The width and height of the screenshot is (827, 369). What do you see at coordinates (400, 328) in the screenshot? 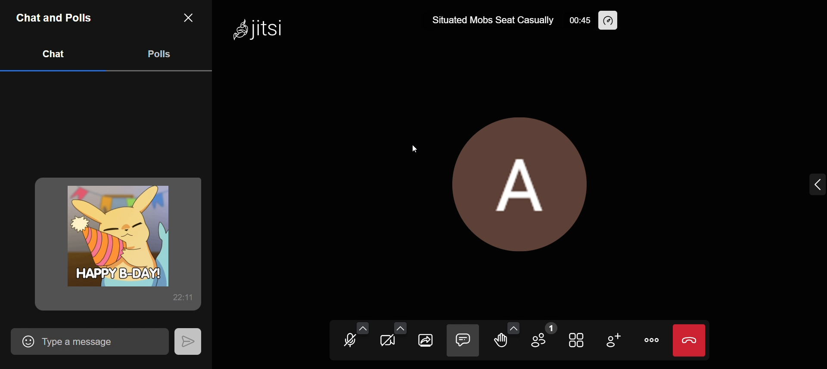
I see `video setting` at bounding box center [400, 328].